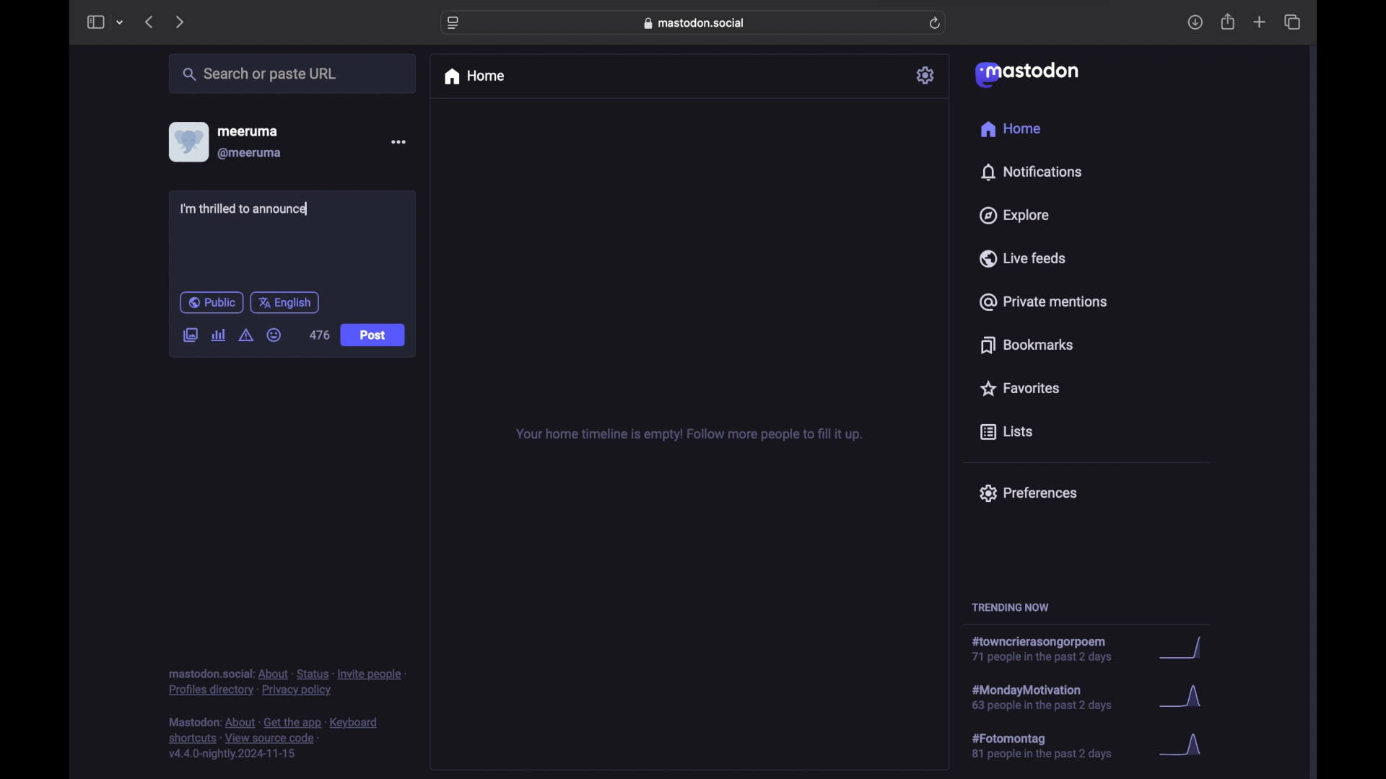  Describe the element at coordinates (179, 23) in the screenshot. I see `next` at that location.